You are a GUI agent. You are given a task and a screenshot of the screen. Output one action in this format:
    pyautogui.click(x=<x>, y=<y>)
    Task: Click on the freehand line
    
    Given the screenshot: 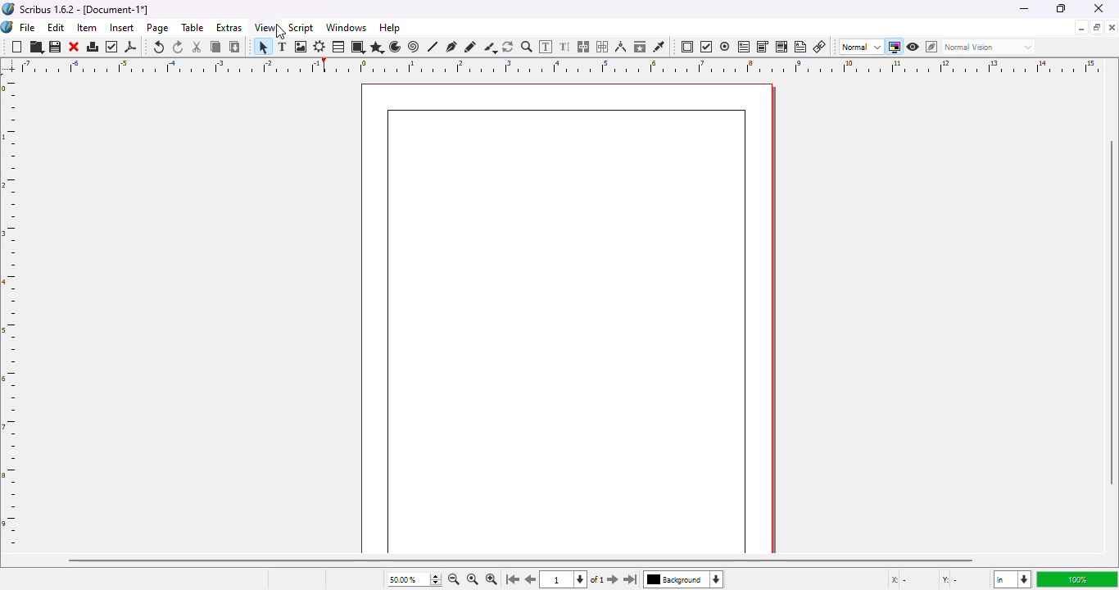 What is the action you would take?
    pyautogui.click(x=470, y=47)
    